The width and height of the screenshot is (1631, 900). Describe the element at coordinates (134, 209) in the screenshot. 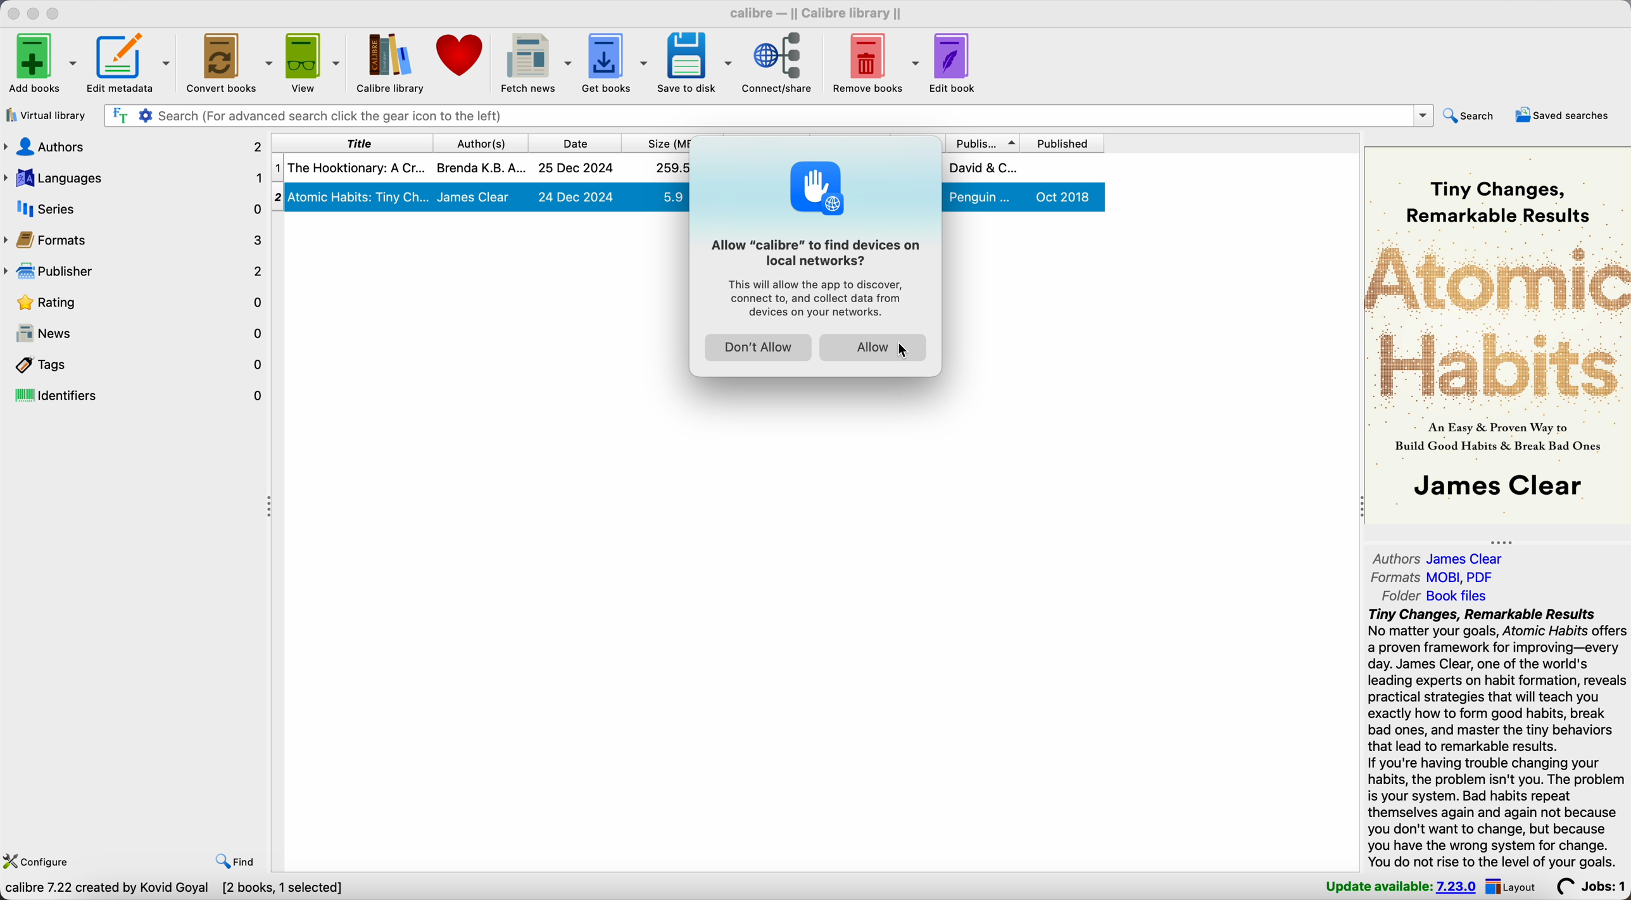

I see `series` at that location.